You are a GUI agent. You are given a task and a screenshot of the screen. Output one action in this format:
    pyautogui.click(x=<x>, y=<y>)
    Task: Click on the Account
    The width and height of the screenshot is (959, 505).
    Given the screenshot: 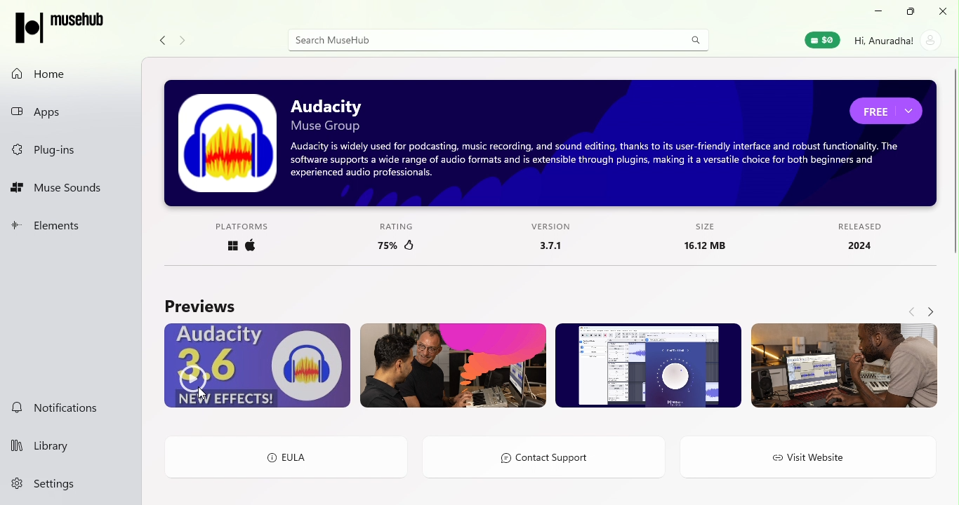 What is the action you would take?
    pyautogui.click(x=895, y=42)
    